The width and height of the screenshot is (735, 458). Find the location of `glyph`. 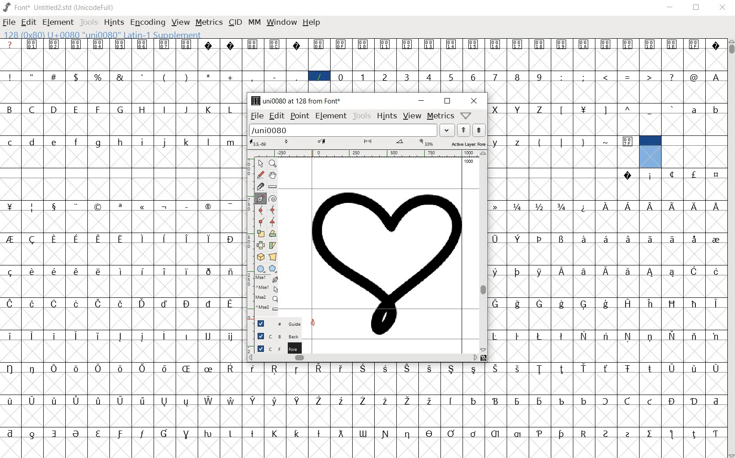

glyph is located at coordinates (32, 76).